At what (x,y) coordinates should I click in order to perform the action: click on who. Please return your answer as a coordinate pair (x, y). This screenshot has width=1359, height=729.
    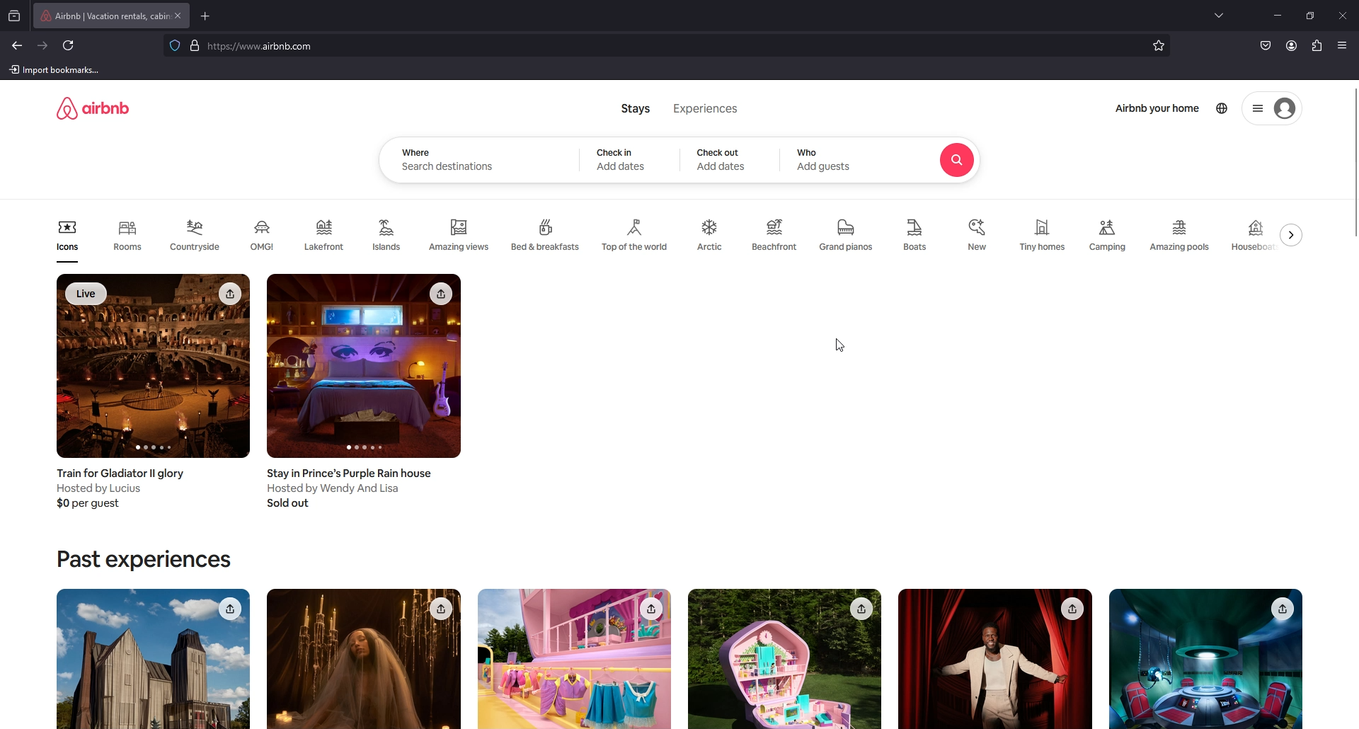
    Looking at the image, I should click on (810, 153).